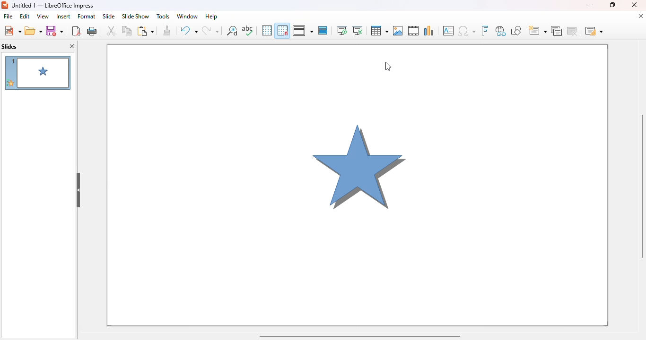  Describe the element at coordinates (414, 31) in the screenshot. I see `insert audio or video` at that location.